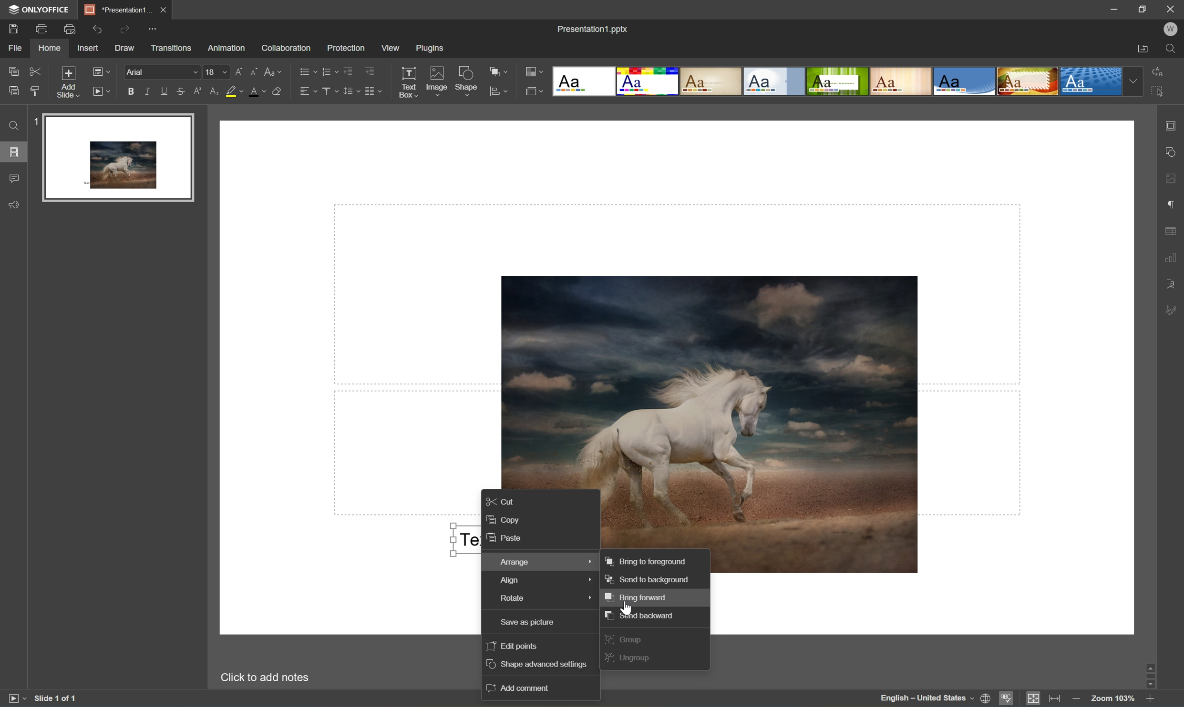 Image resolution: width=1184 pixels, height=707 pixels. Describe the element at coordinates (1152, 674) in the screenshot. I see `Scroll Bar` at that location.